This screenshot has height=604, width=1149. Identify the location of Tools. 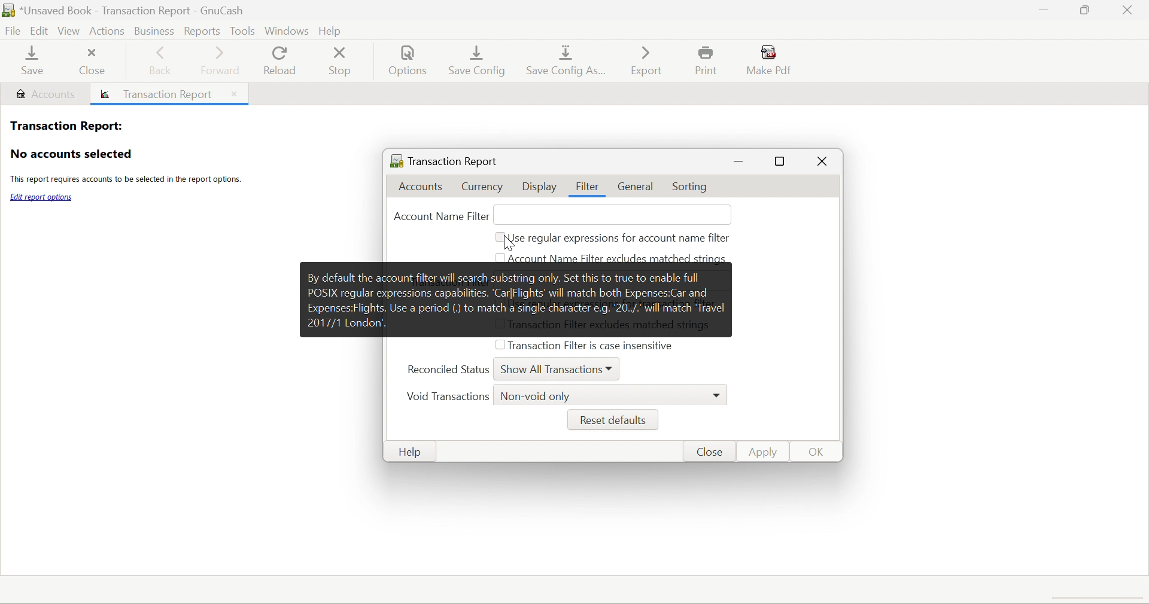
(242, 30).